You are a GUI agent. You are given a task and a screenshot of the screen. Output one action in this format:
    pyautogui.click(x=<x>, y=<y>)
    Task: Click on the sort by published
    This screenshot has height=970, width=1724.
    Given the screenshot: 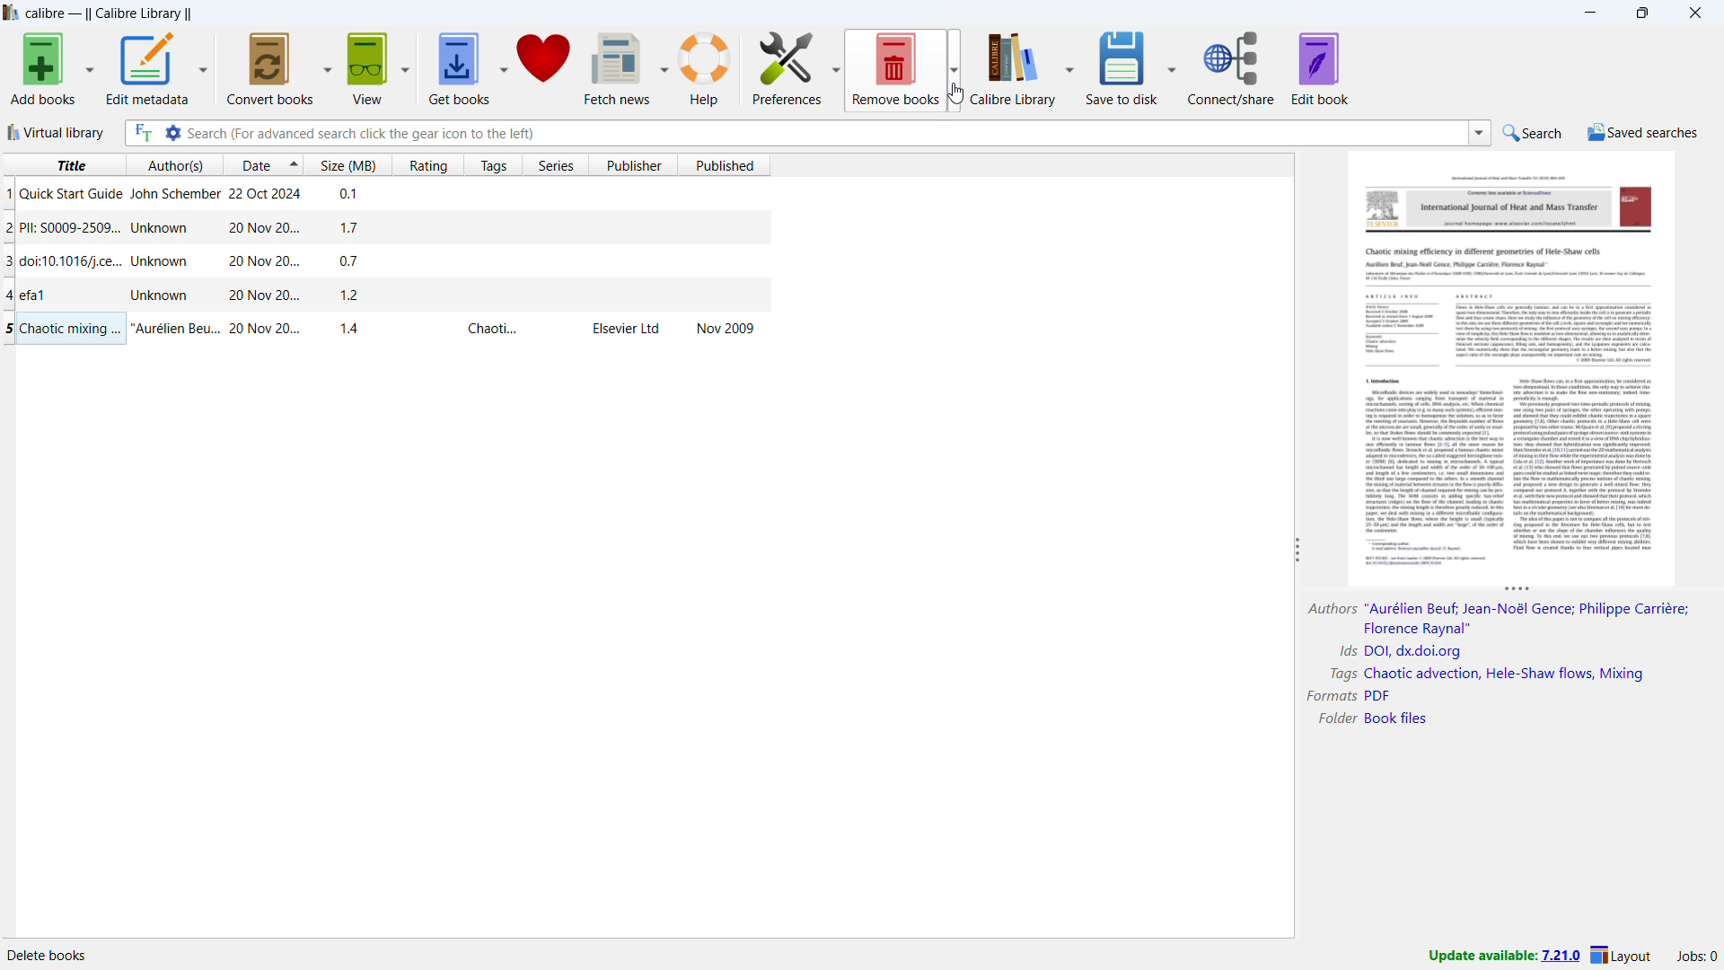 What is the action you would take?
    pyautogui.click(x=723, y=165)
    